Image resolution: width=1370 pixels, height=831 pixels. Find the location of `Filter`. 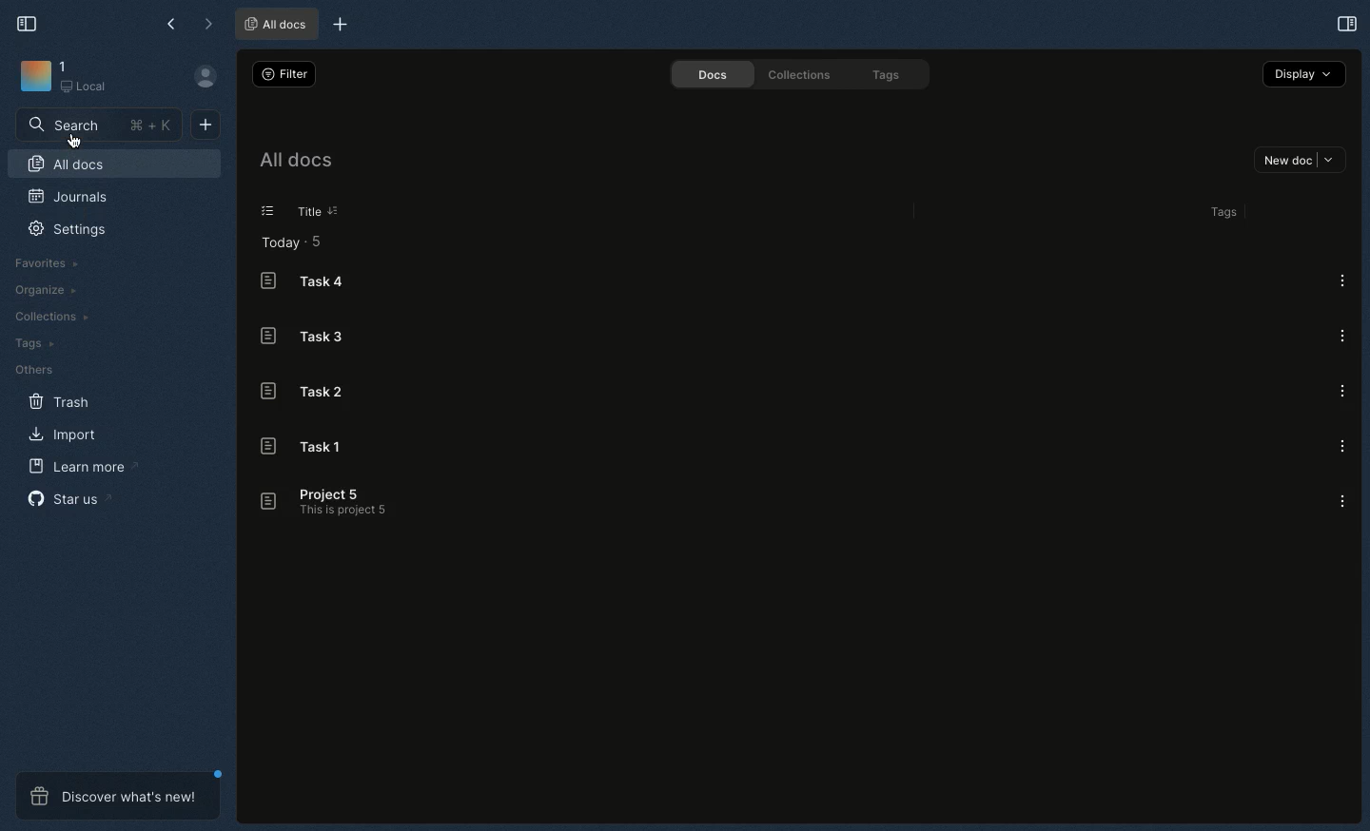

Filter is located at coordinates (282, 73).